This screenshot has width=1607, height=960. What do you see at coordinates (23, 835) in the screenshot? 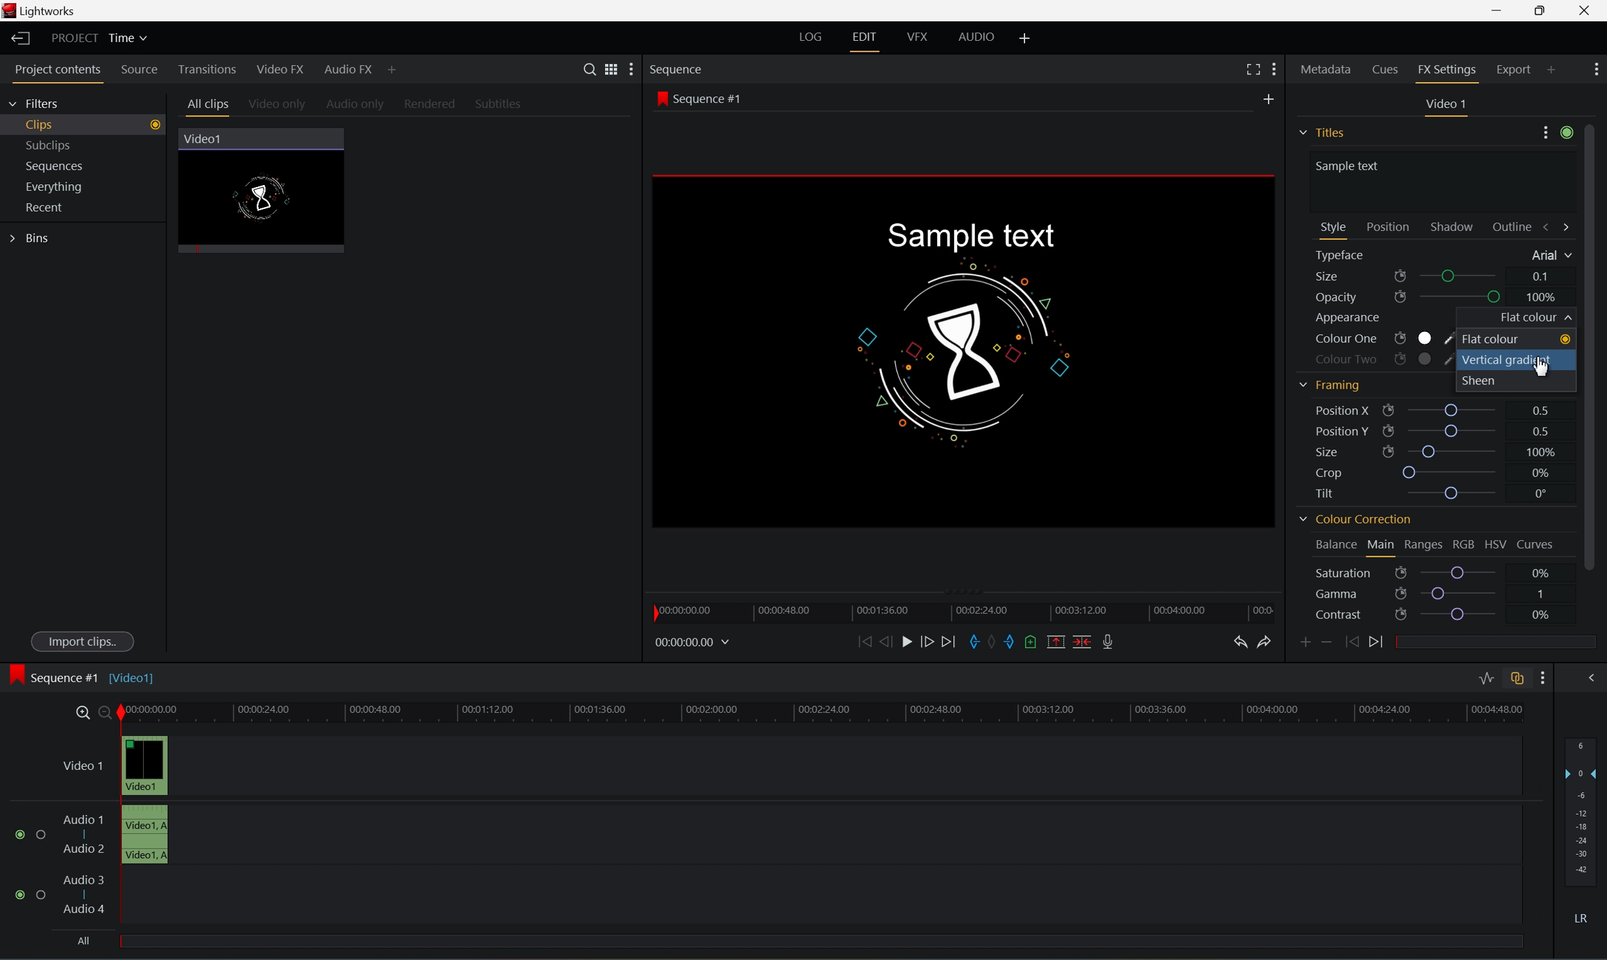
I see `checked checkbox` at bounding box center [23, 835].